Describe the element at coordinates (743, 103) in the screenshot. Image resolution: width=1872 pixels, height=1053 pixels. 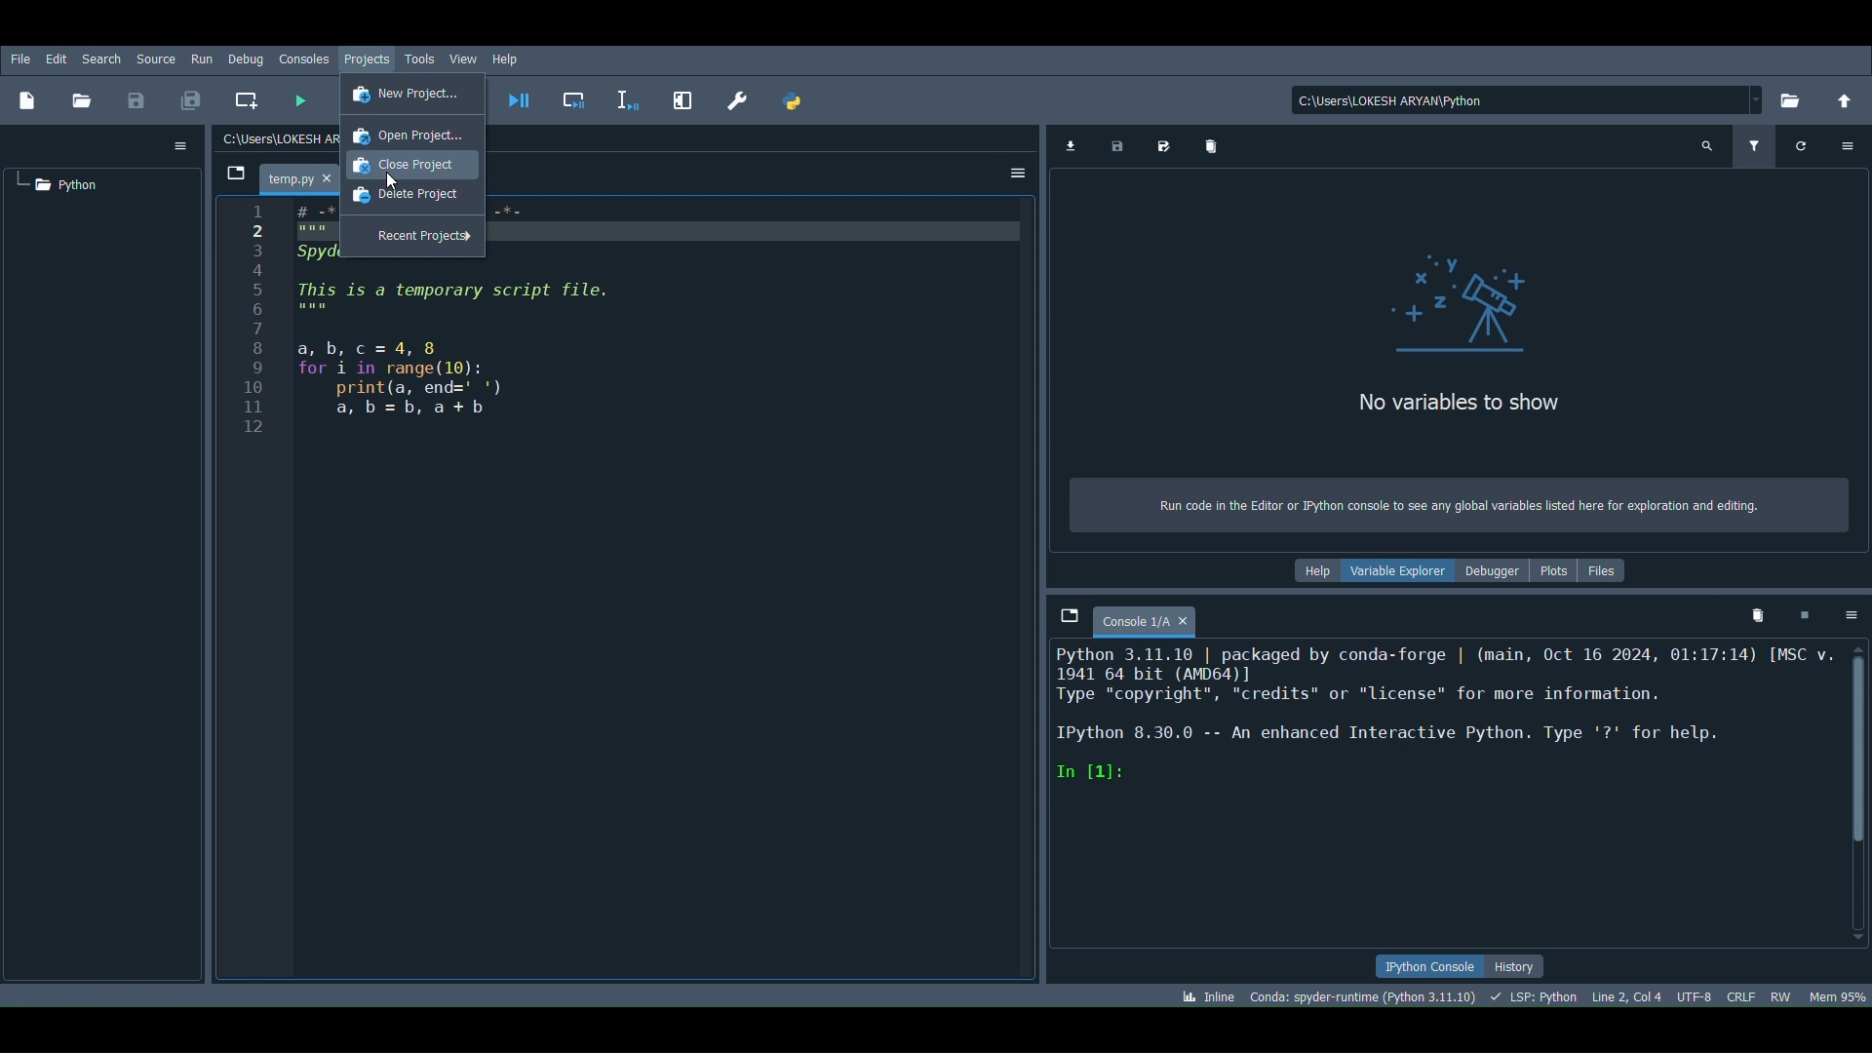
I see `Preferences` at that location.